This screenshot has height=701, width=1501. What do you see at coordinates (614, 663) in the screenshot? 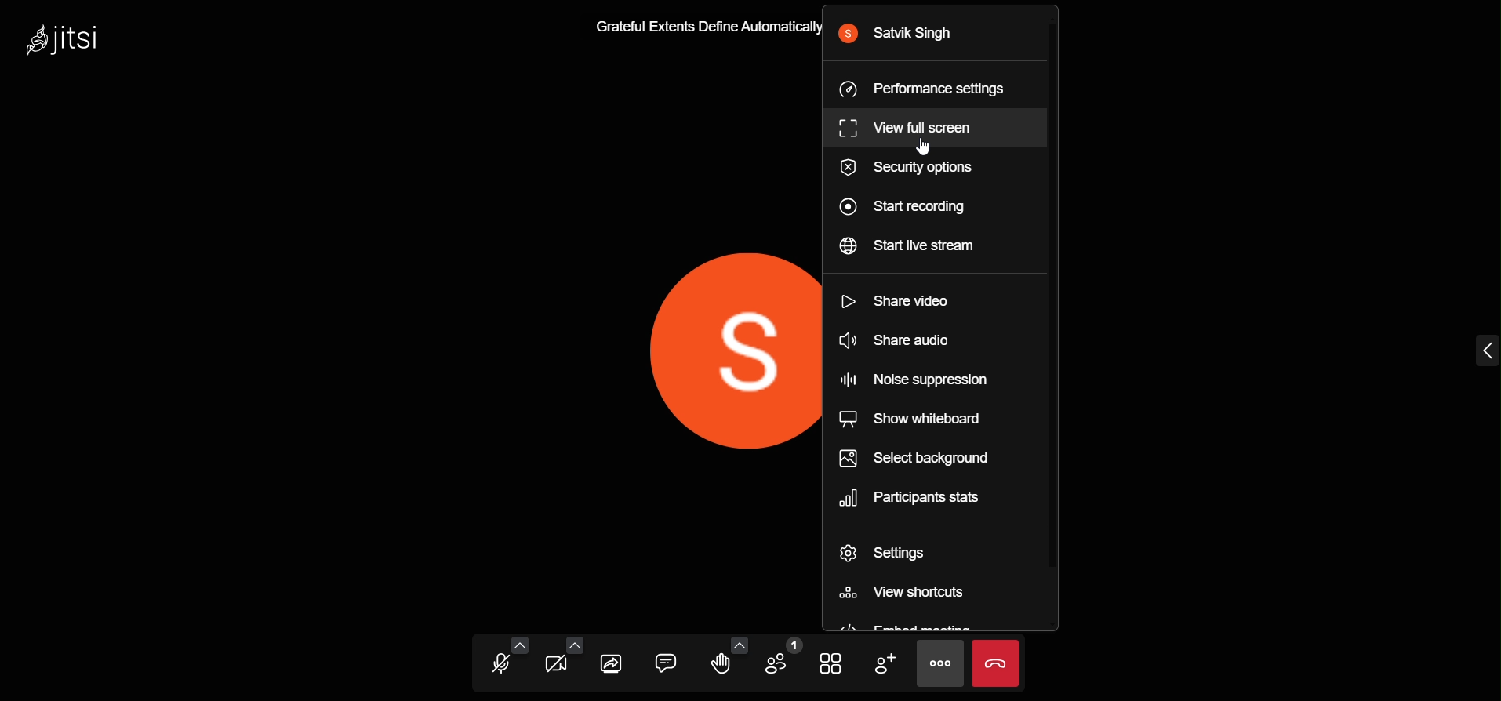
I see `screen share` at bounding box center [614, 663].